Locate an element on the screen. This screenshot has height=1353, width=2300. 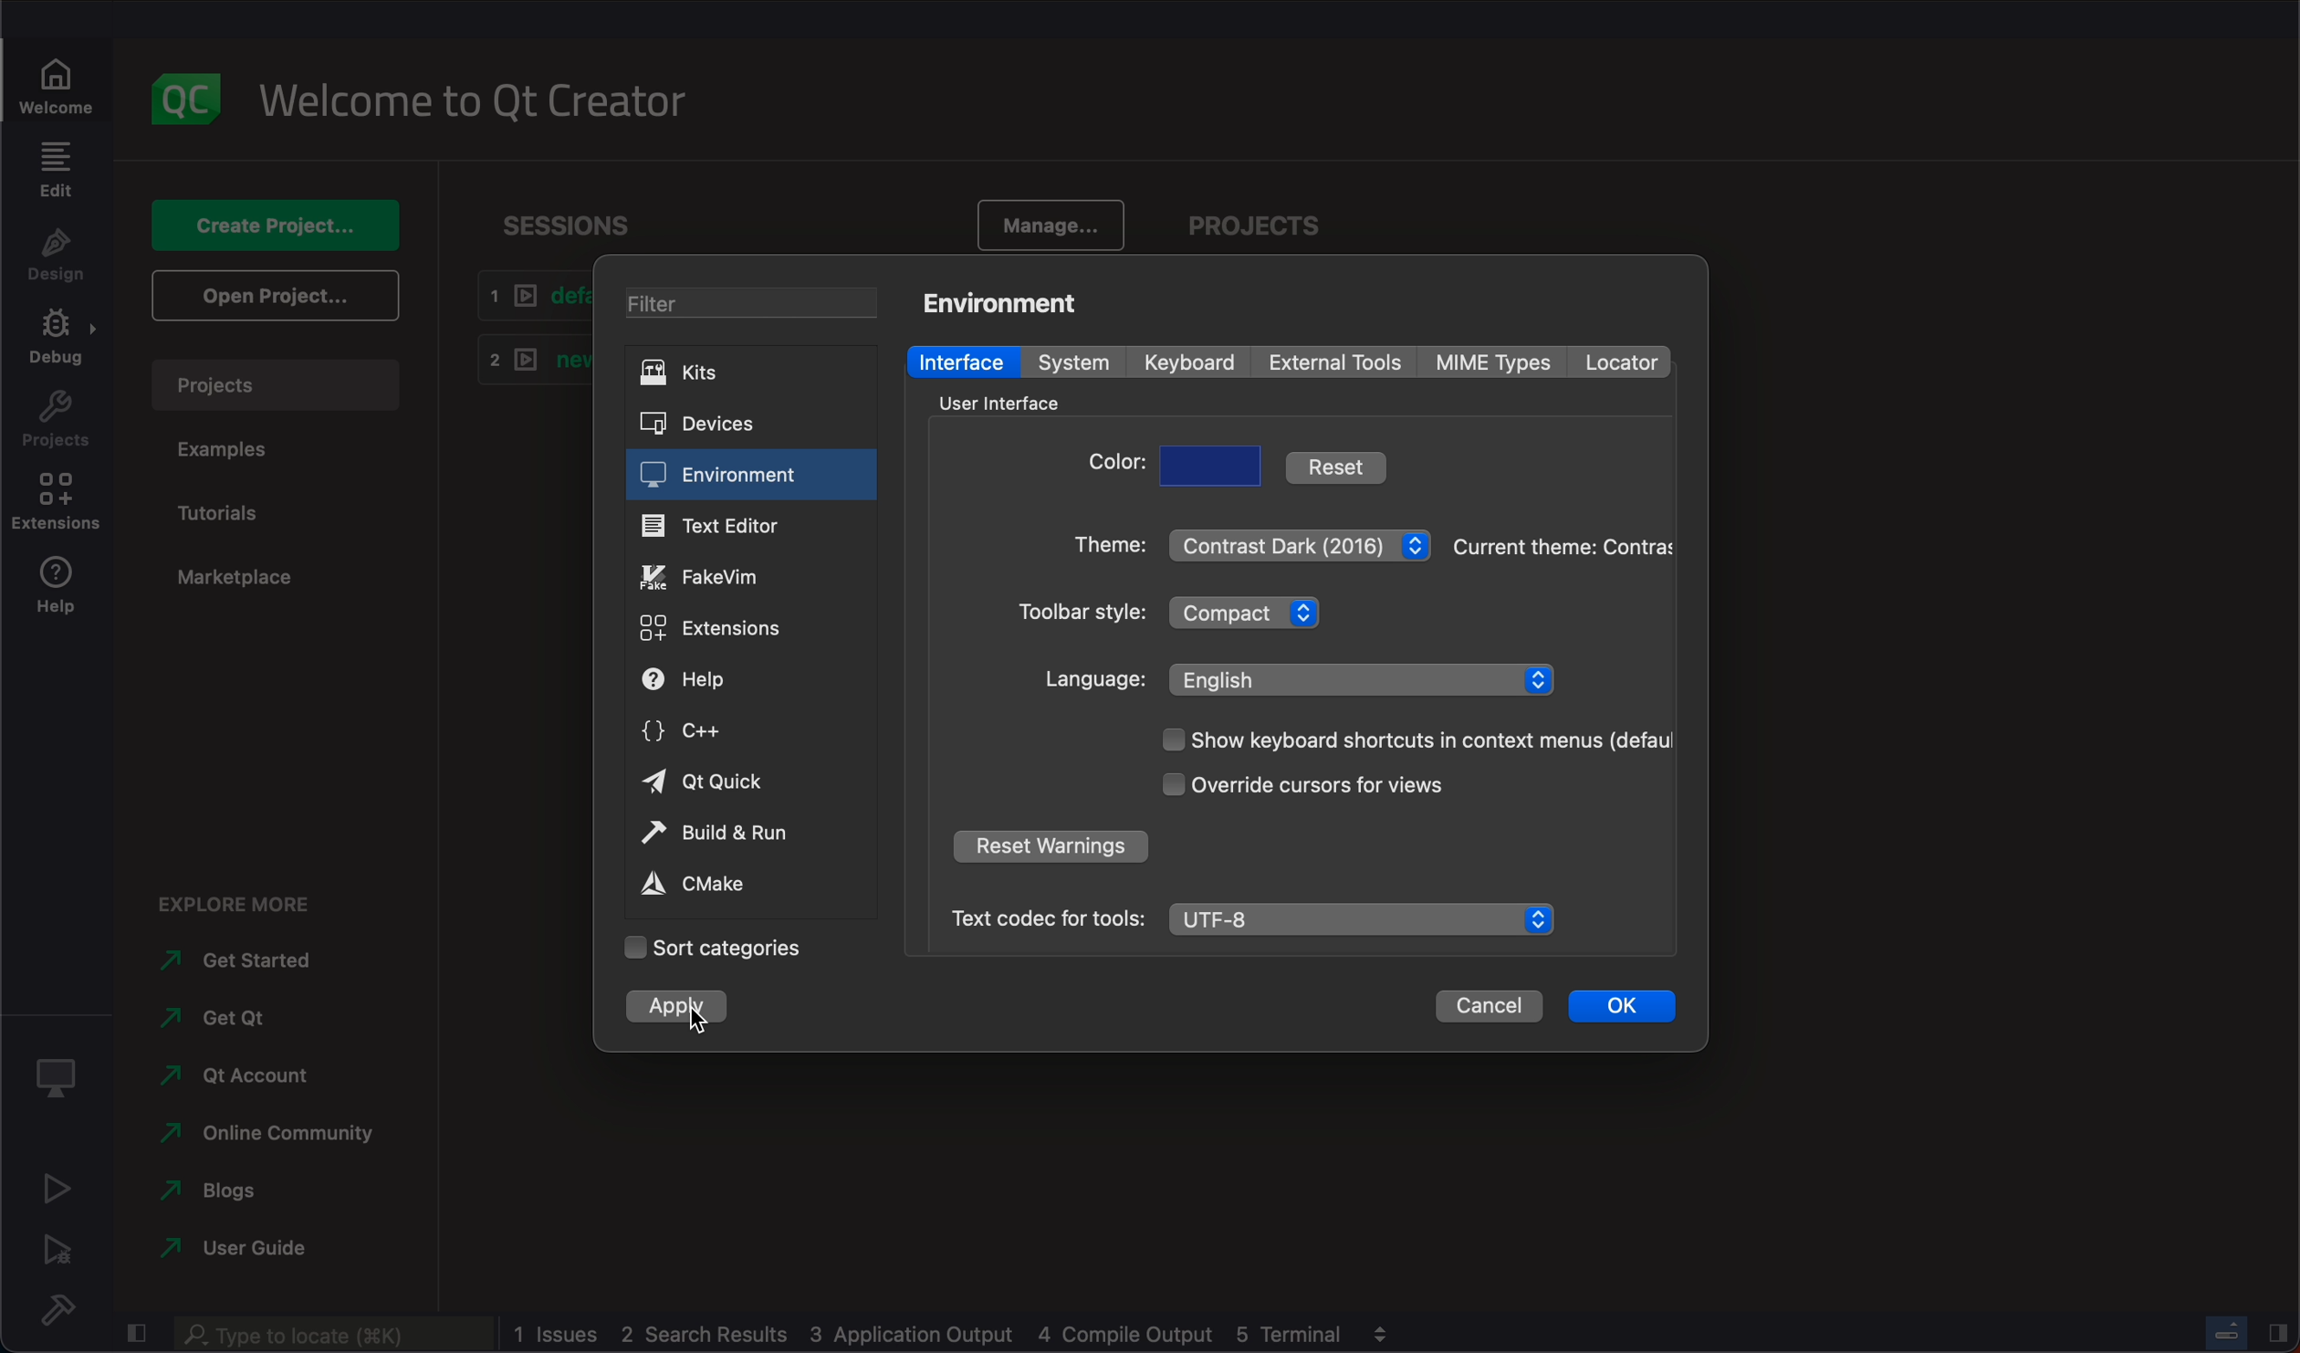
run is located at coordinates (55, 1188).